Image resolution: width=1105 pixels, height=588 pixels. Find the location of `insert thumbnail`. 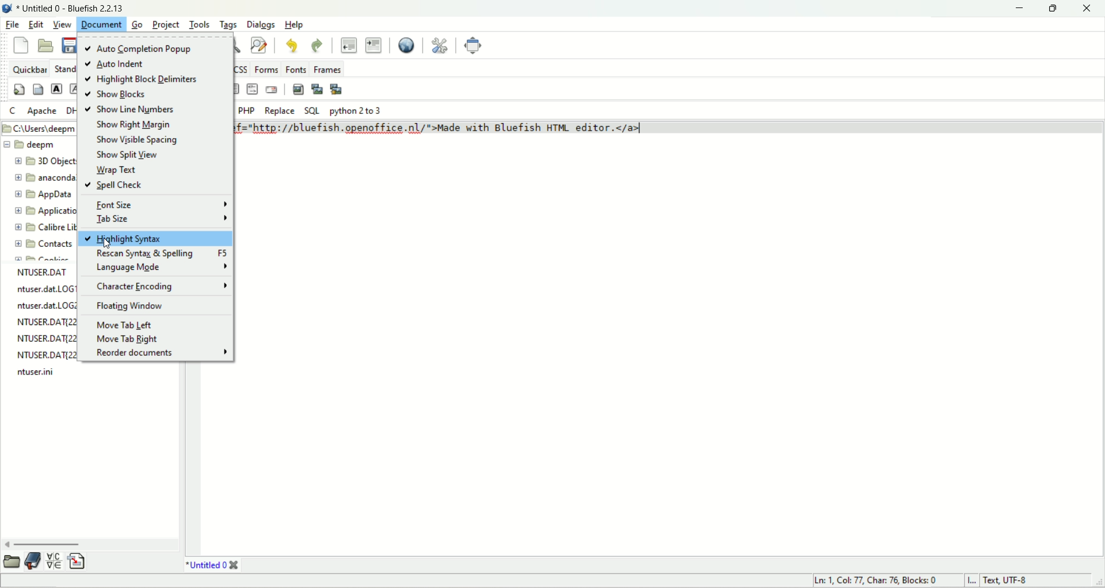

insert thumbnail is located at coordinates (317, 90).